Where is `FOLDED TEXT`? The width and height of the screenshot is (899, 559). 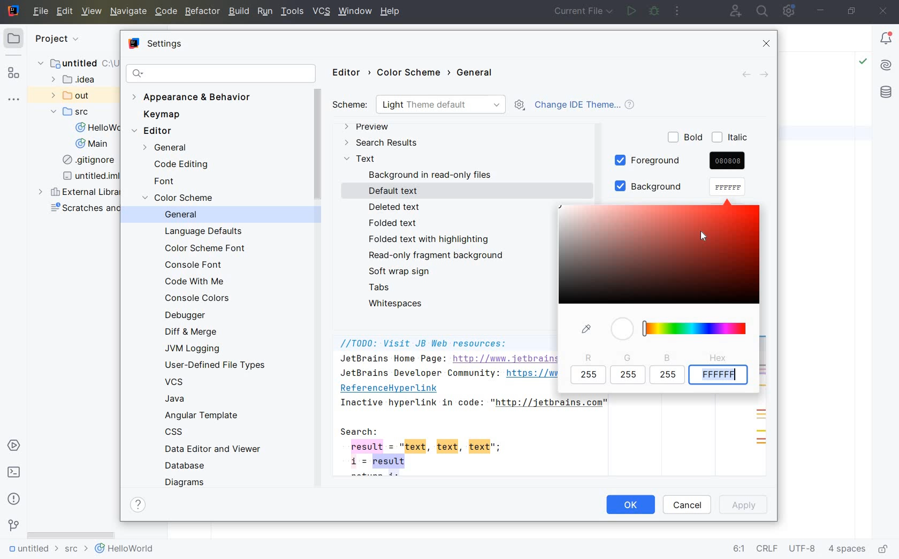
FOLDED TEXT is located at coordinates (395, 224).